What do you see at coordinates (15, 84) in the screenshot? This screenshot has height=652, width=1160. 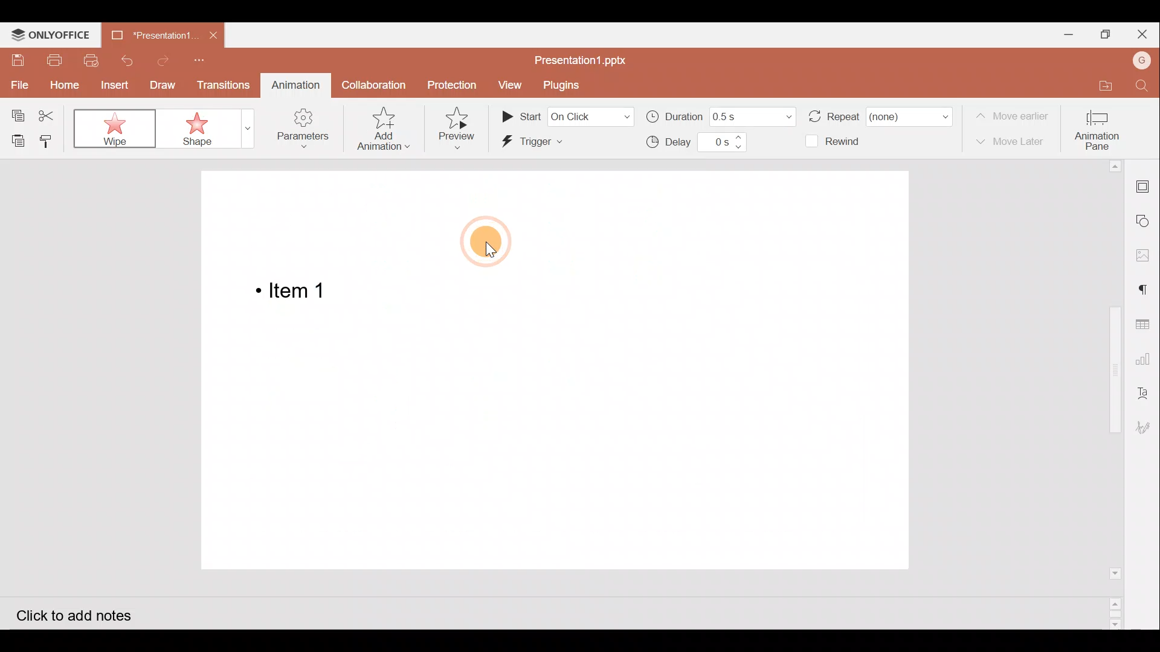 I see `File` at bounding box center [15, 84].